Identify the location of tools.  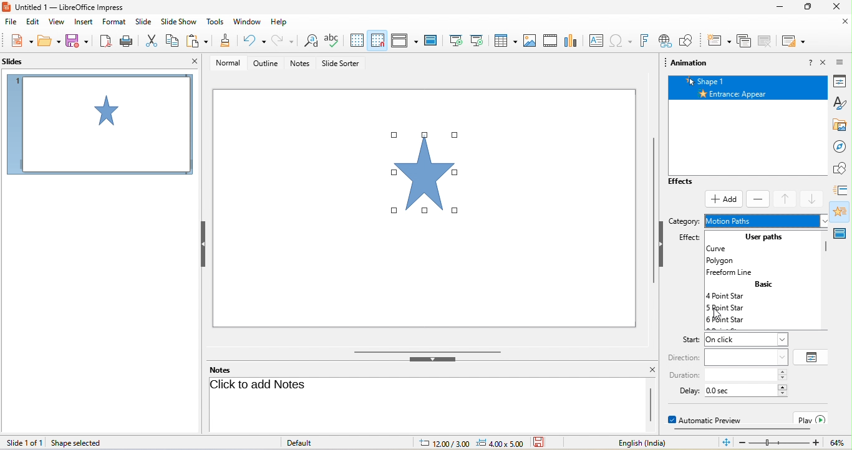
(215, 22).